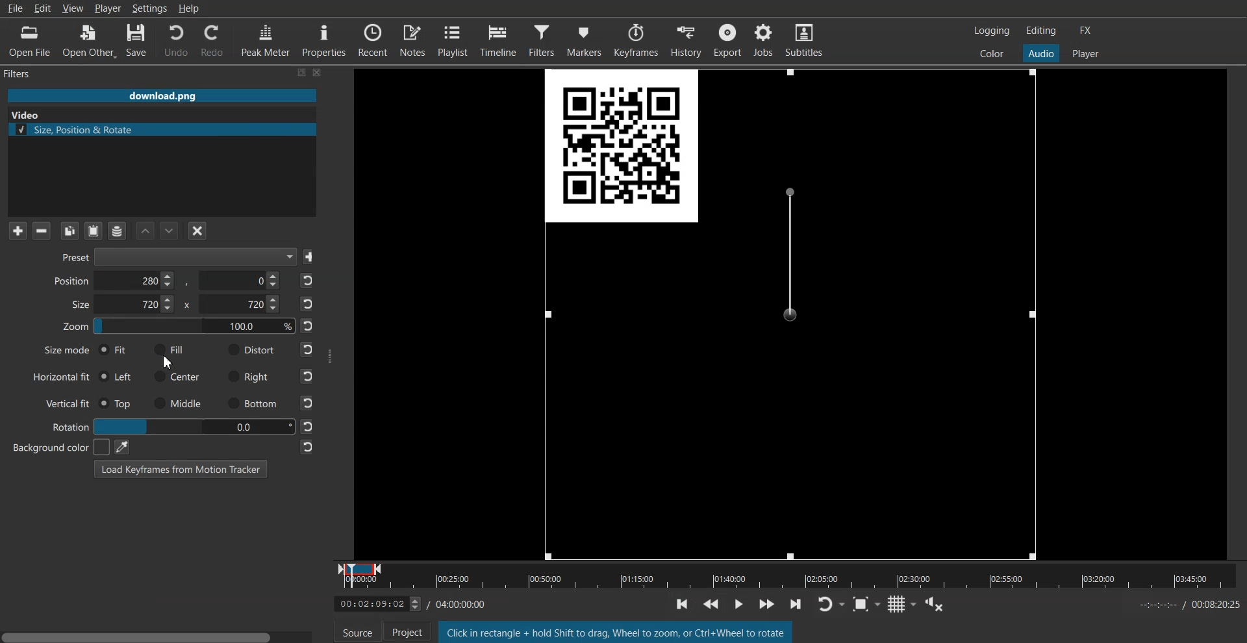  I want to click on Toggle Zoom, so click(709, 605).